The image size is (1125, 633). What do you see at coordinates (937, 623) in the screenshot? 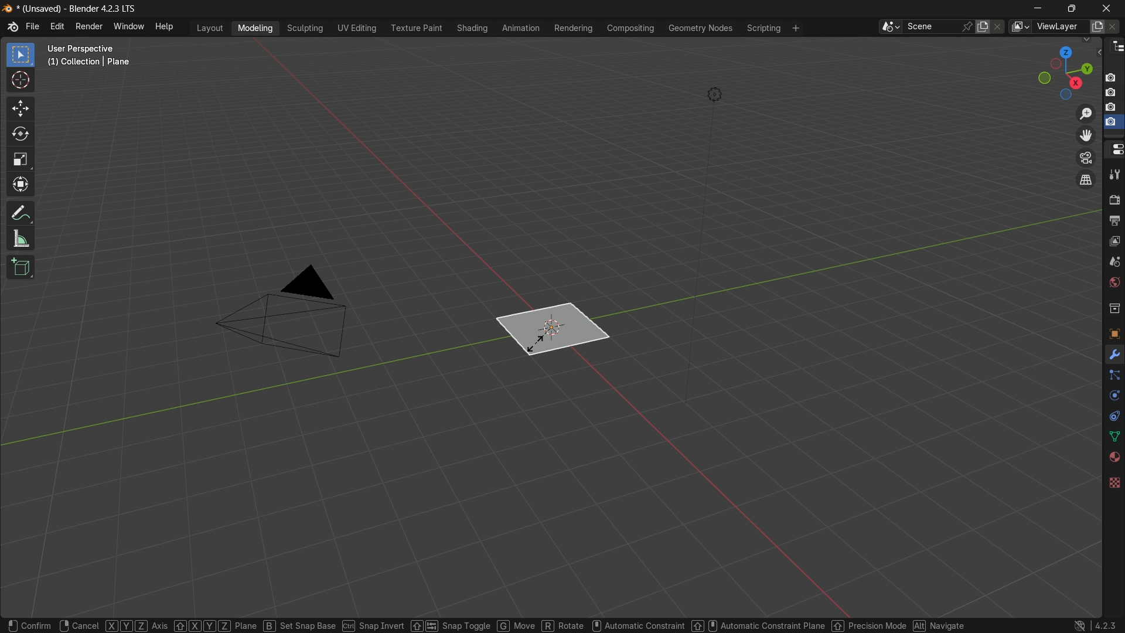
I see `navigate` at bounding box center [937, 623].